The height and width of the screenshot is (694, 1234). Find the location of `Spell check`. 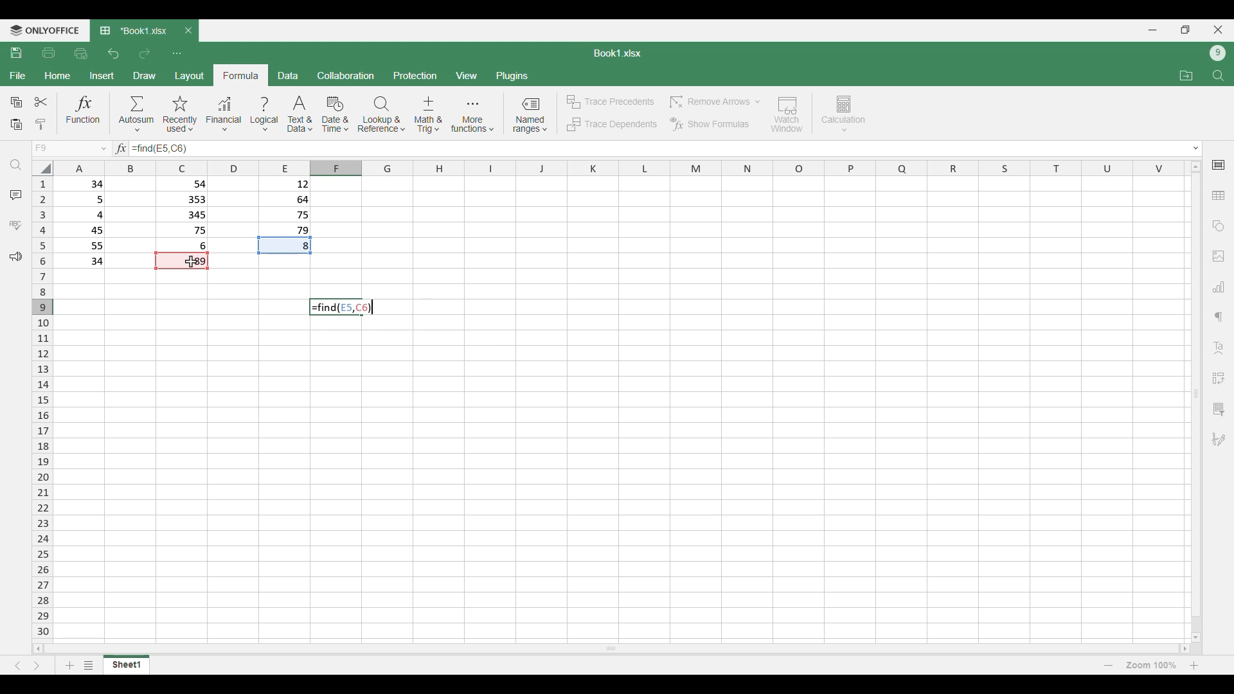

Spell check is located at coordinates (15, 225).